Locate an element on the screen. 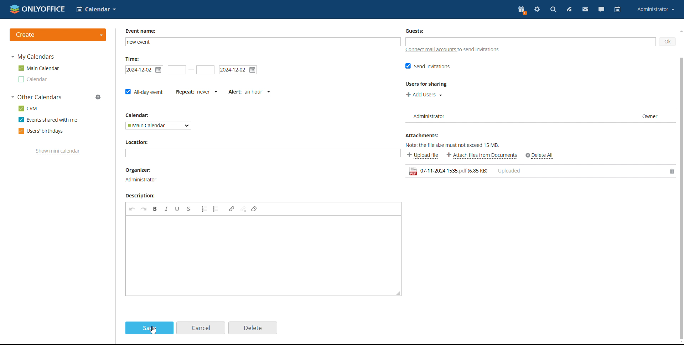  users for sharing is located at coordinates (427, 84).